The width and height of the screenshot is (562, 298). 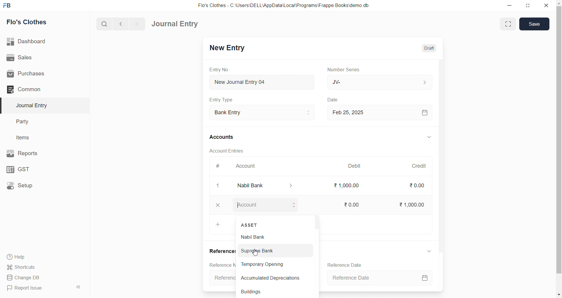 What do you see at coordinates (273, 291) in the screenshot?
I see `Buildings` at bounding box center [273, 291].